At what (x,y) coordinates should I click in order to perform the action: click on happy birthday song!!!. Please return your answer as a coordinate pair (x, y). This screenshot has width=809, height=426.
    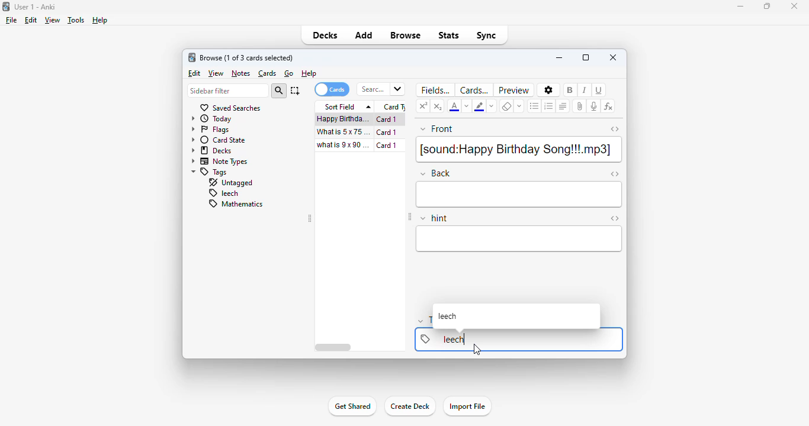
    Looking at the image, I should click on (343, 119).